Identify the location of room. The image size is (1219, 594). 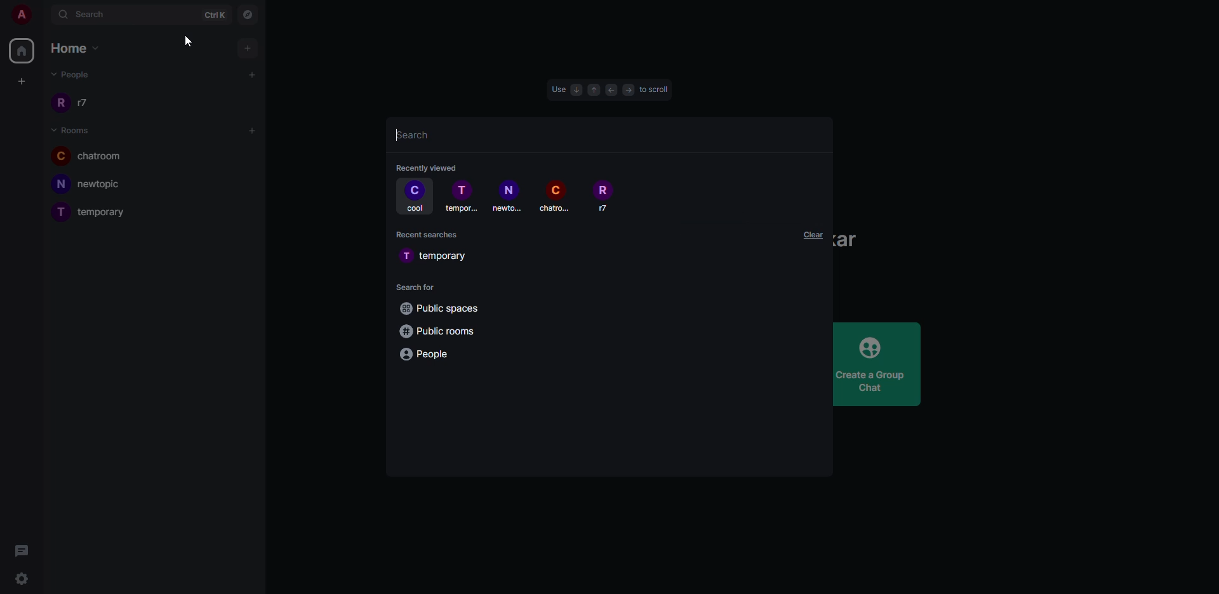
(95, 185).